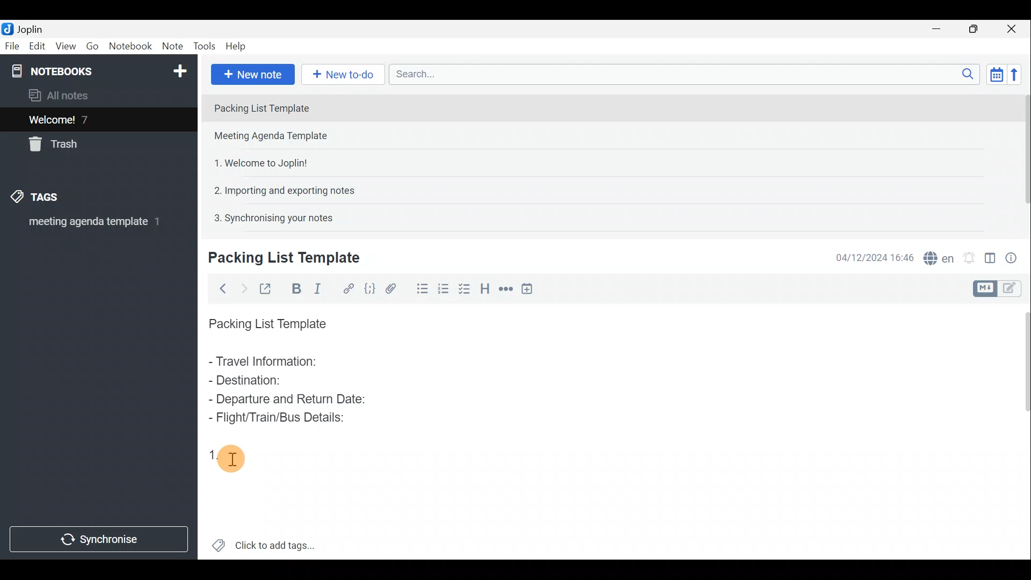 The height and width of the screenshot is (580, 1031). I want to click on Trash, so click(57, 146).